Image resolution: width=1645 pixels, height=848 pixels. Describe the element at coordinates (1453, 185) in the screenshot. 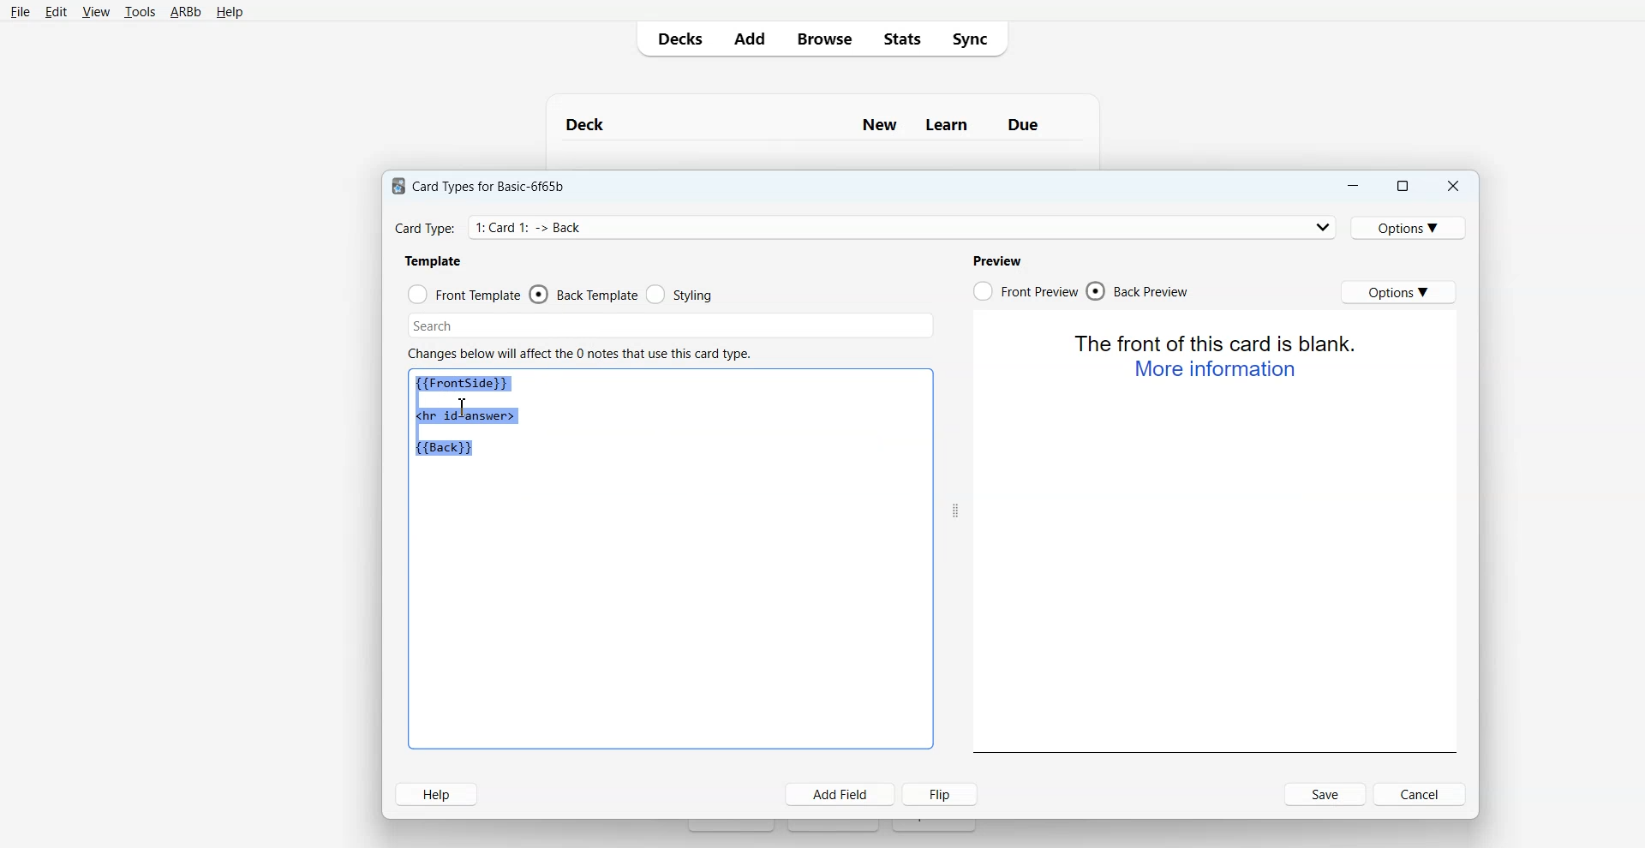

I see `Close` at that location.